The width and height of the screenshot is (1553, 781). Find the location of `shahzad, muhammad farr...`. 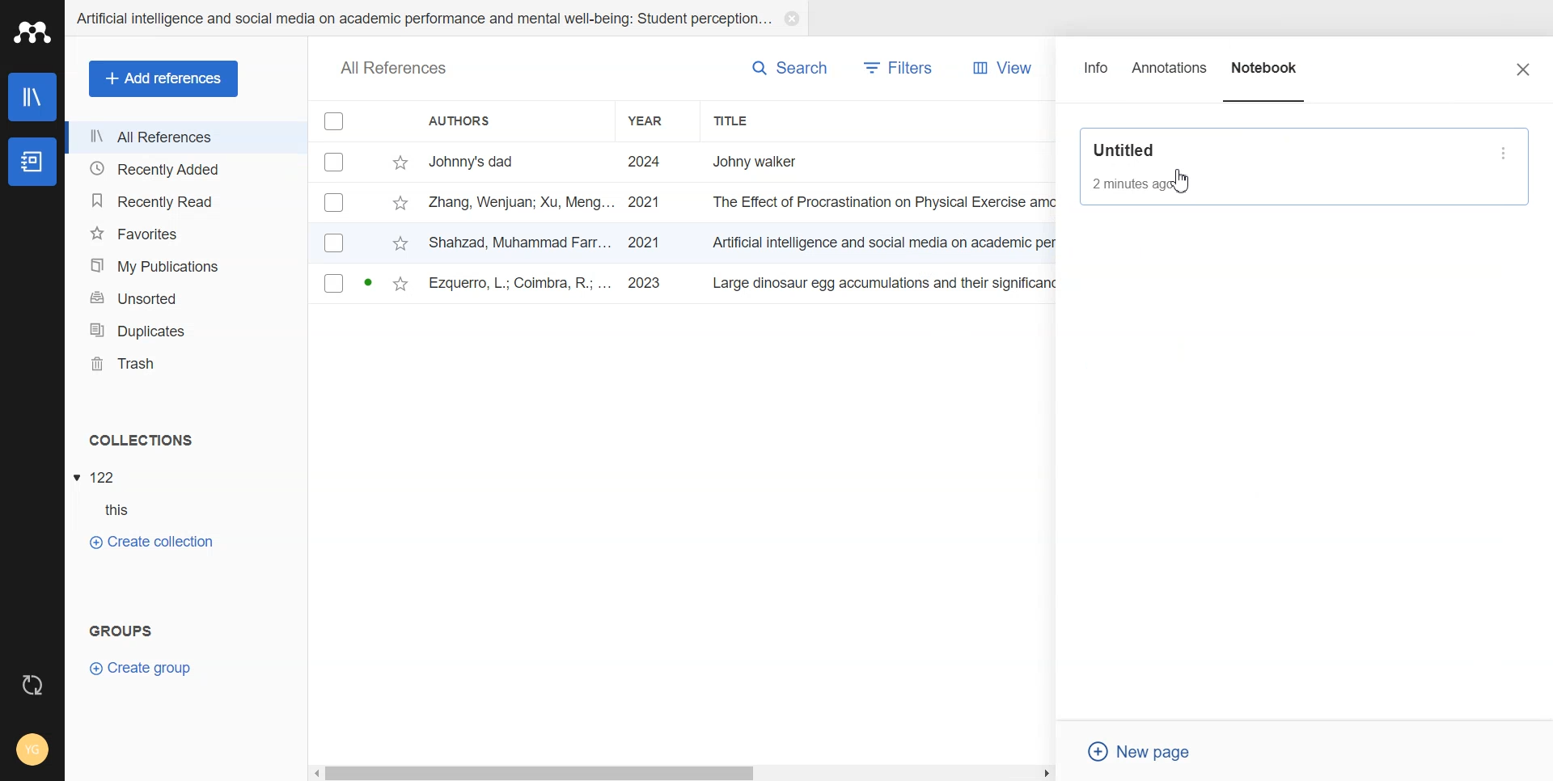

shahzad, muhammad farr... is located at coordinates (522, 242).